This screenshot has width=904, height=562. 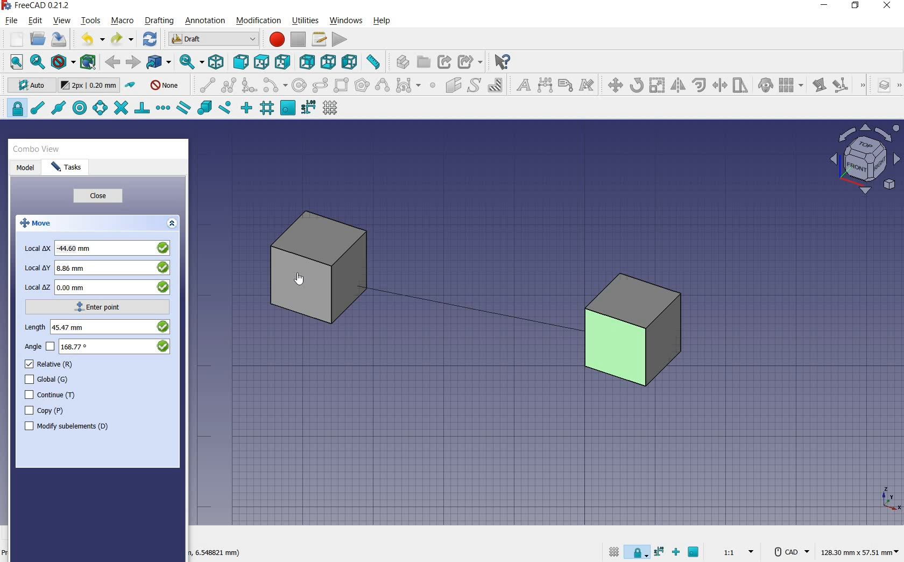 I want to click on edit, so click(x=36, y=20).